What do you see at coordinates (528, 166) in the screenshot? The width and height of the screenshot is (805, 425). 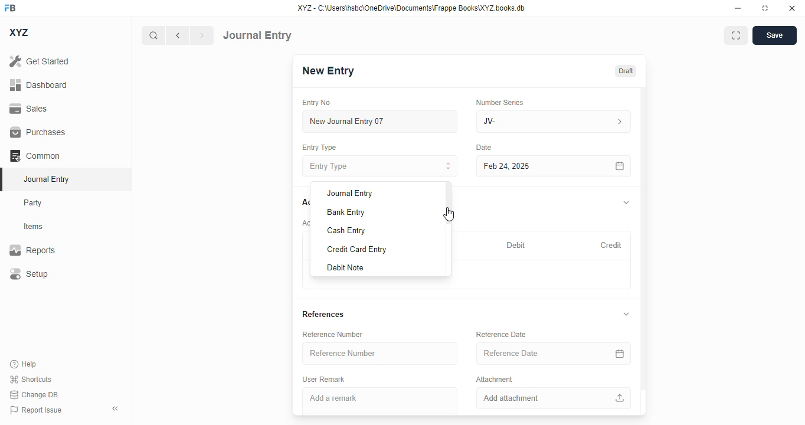 I see `feb 24, 2025` at bounding box center [528, 166].